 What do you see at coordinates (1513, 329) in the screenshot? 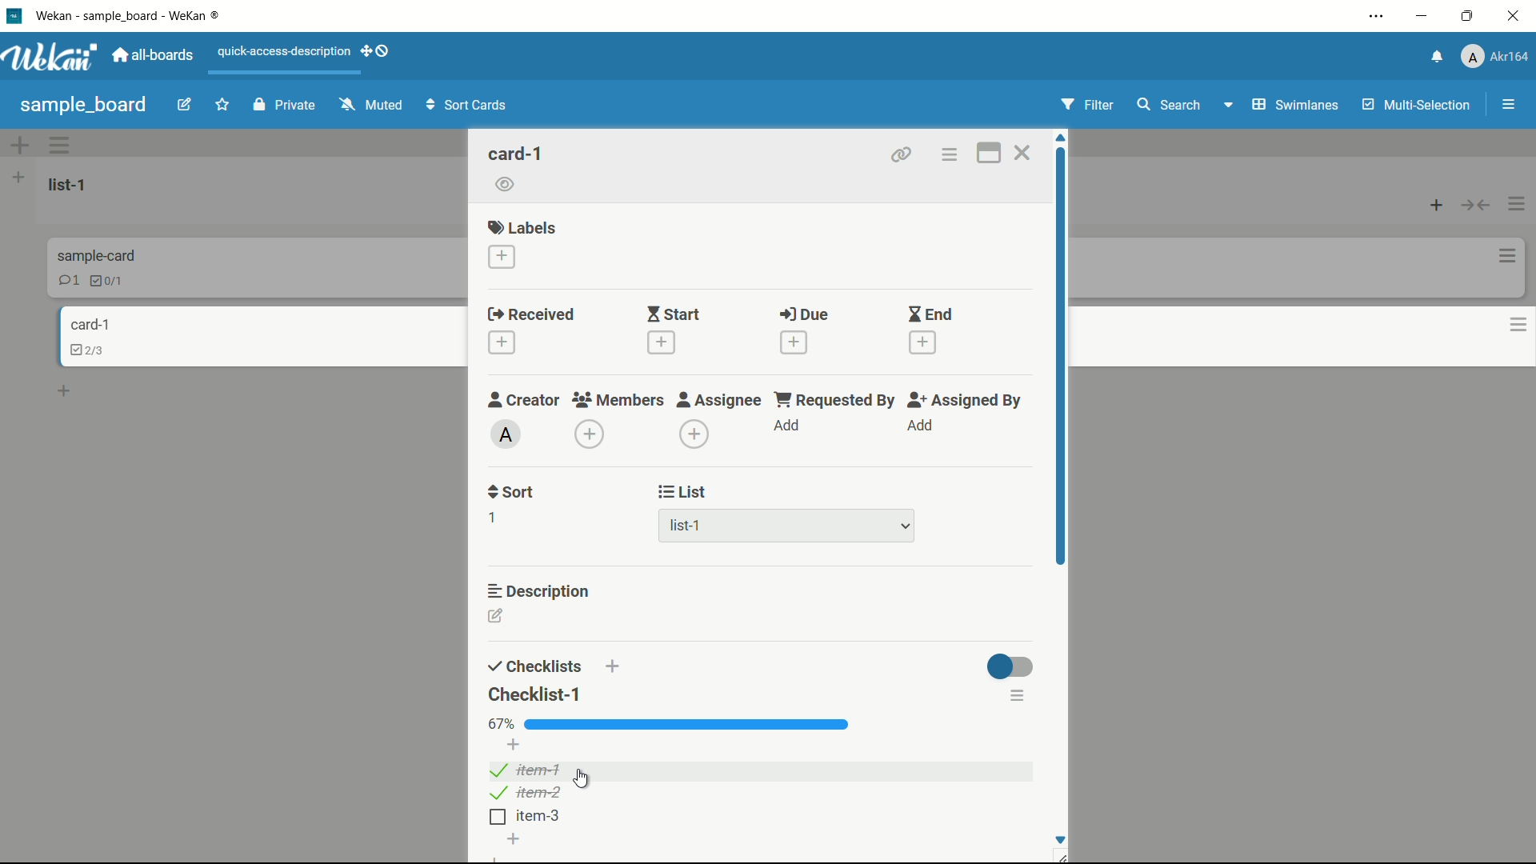
I see `card actions` at bounding box center [1513, 329].